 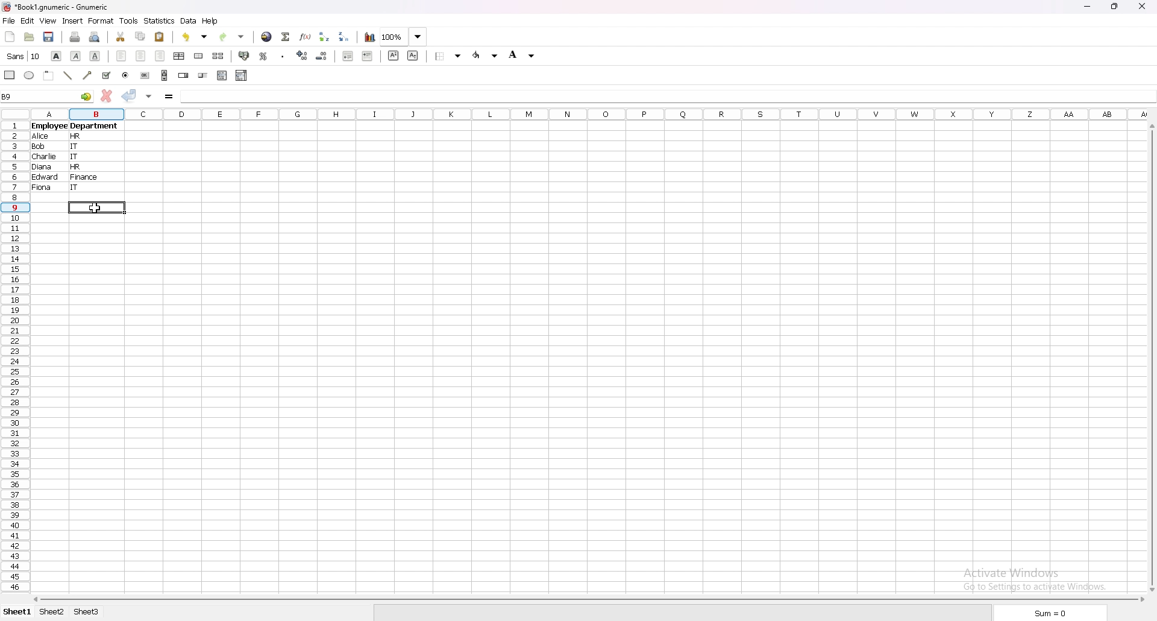 I want to click on file name, so click(x=57, y=7).